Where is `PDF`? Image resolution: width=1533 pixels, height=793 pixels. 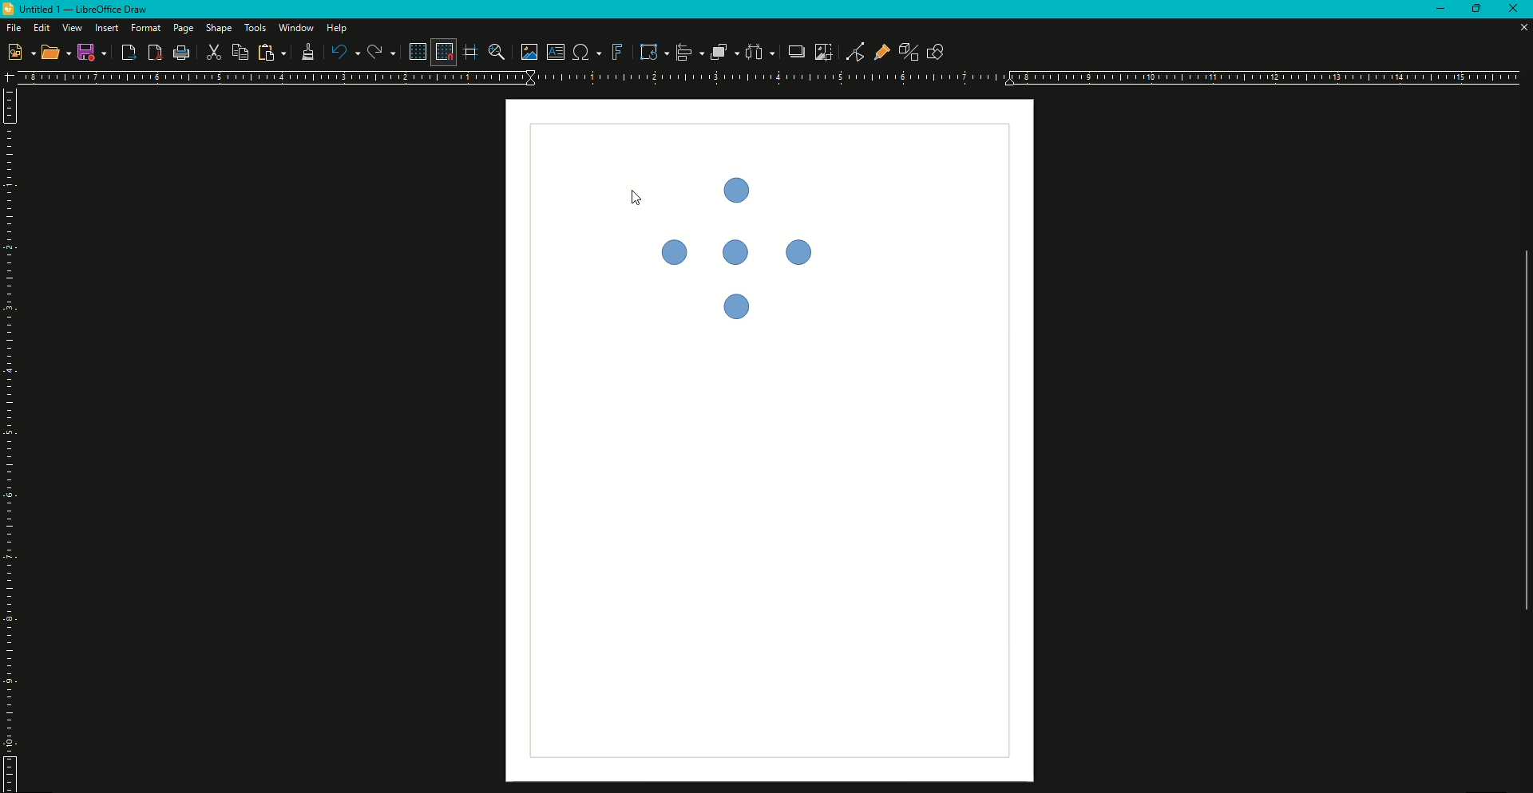
PDF is located at coordinates (154, 54).